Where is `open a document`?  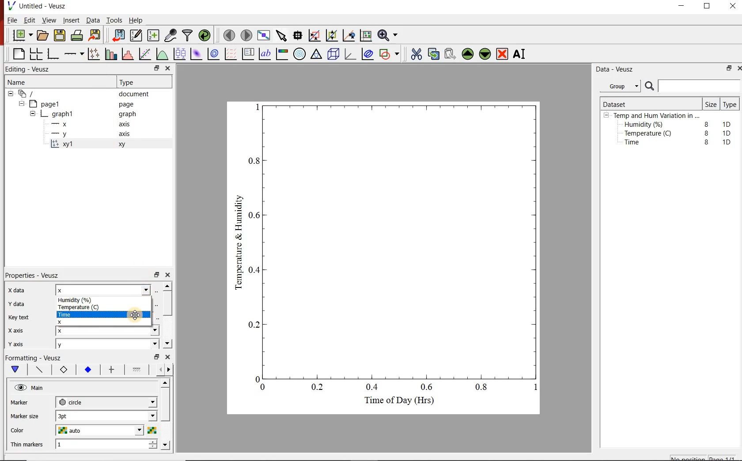 open a document is located at coordinates (43, 36).